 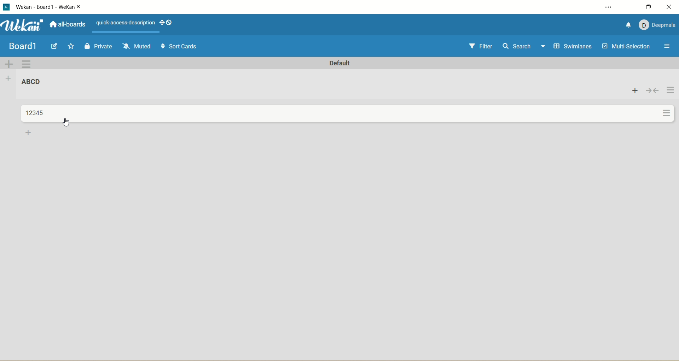 What do you see at coordinates (625, 47) in the screenshot?
I see `multi-selection` at bounding box center [625, 47].